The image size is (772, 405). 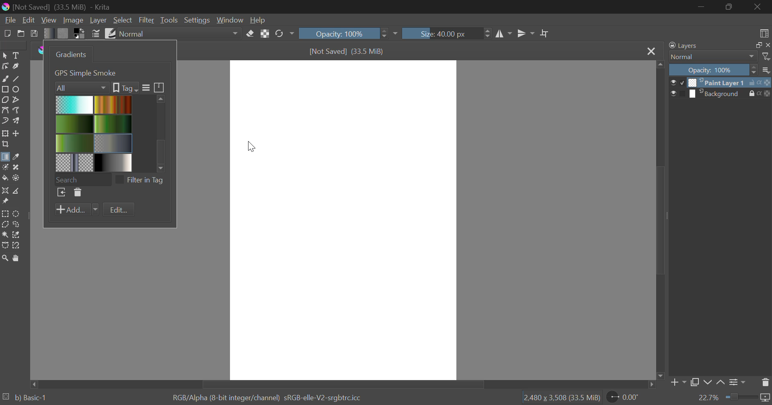 What do you see at coordinates (49, 33) in the screenshot?
I see `Gradient` at bounding box center [49, 33].